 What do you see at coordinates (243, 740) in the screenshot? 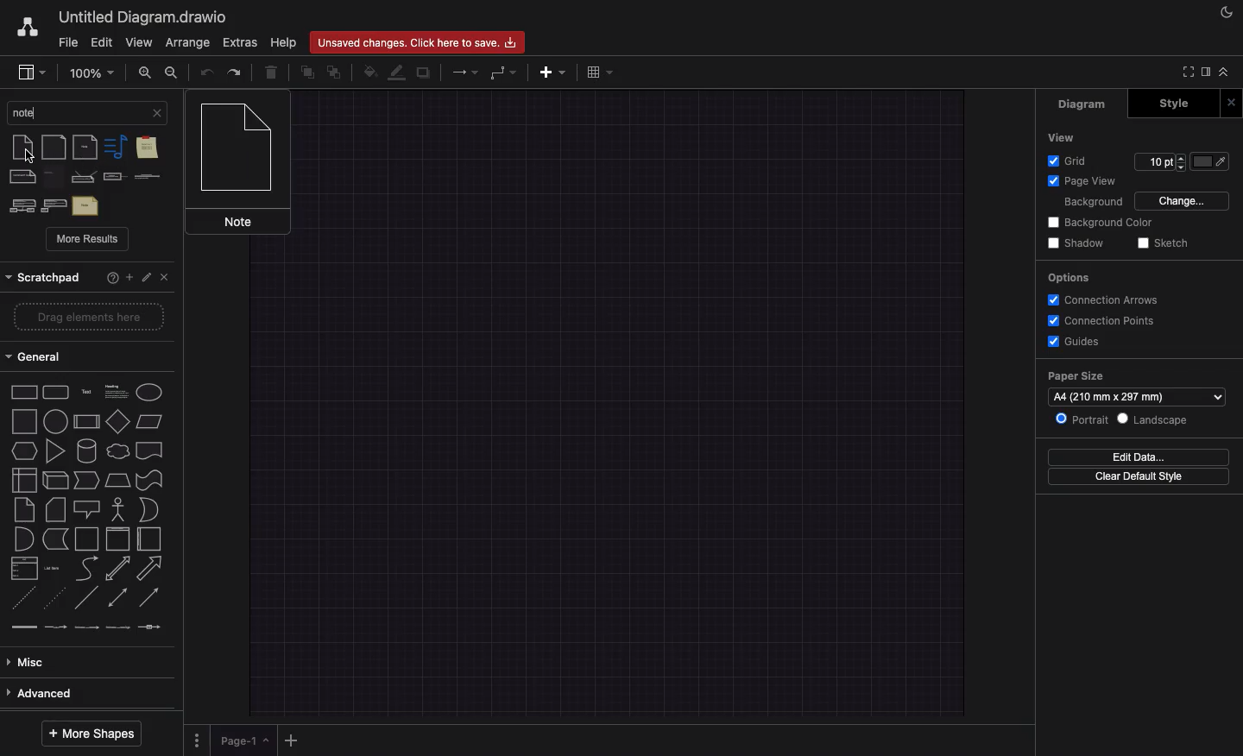
I see `Page 1` at bounding box center [243, 740].